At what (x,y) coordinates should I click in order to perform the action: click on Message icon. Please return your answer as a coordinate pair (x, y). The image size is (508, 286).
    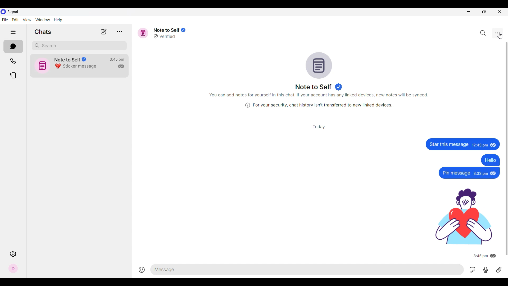
    Looking at the image, I should click on (143, 33).